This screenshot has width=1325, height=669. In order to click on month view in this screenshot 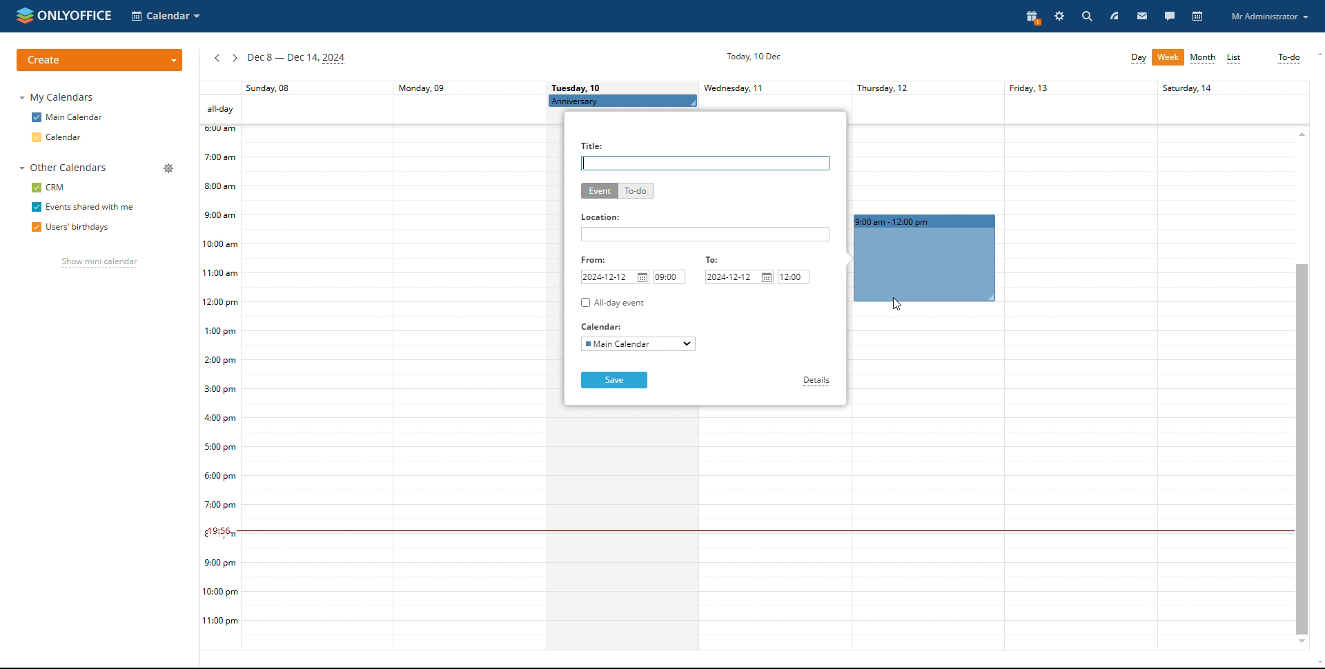, I will do `click(1204, 59)`.